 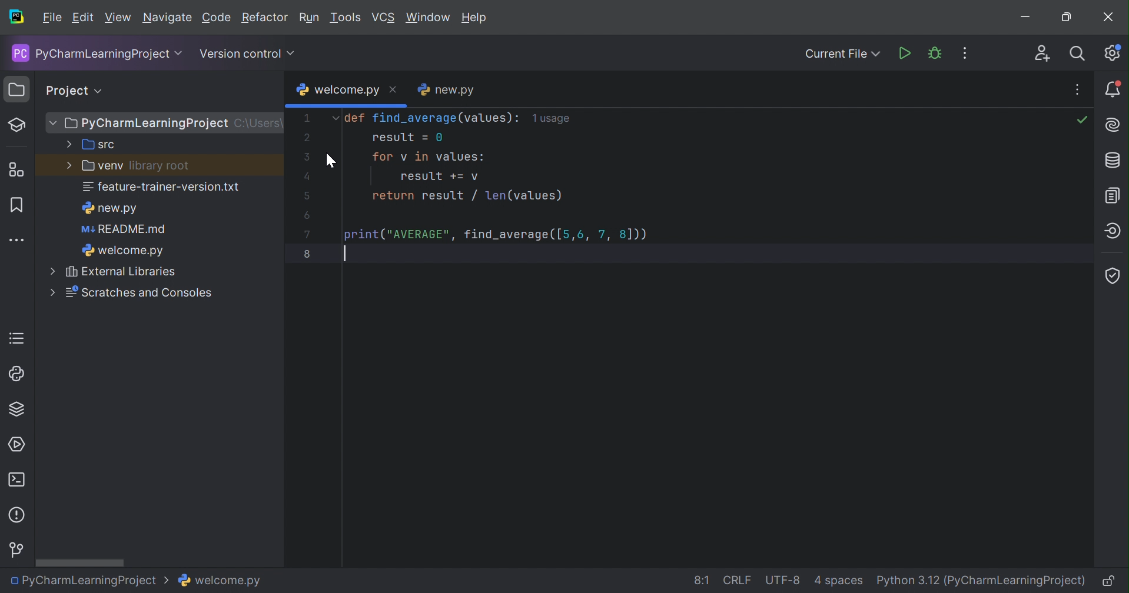 What do you see at coordinates (15, 445) in the screenshot?
I see `Services` at bounding box center [15, 445].